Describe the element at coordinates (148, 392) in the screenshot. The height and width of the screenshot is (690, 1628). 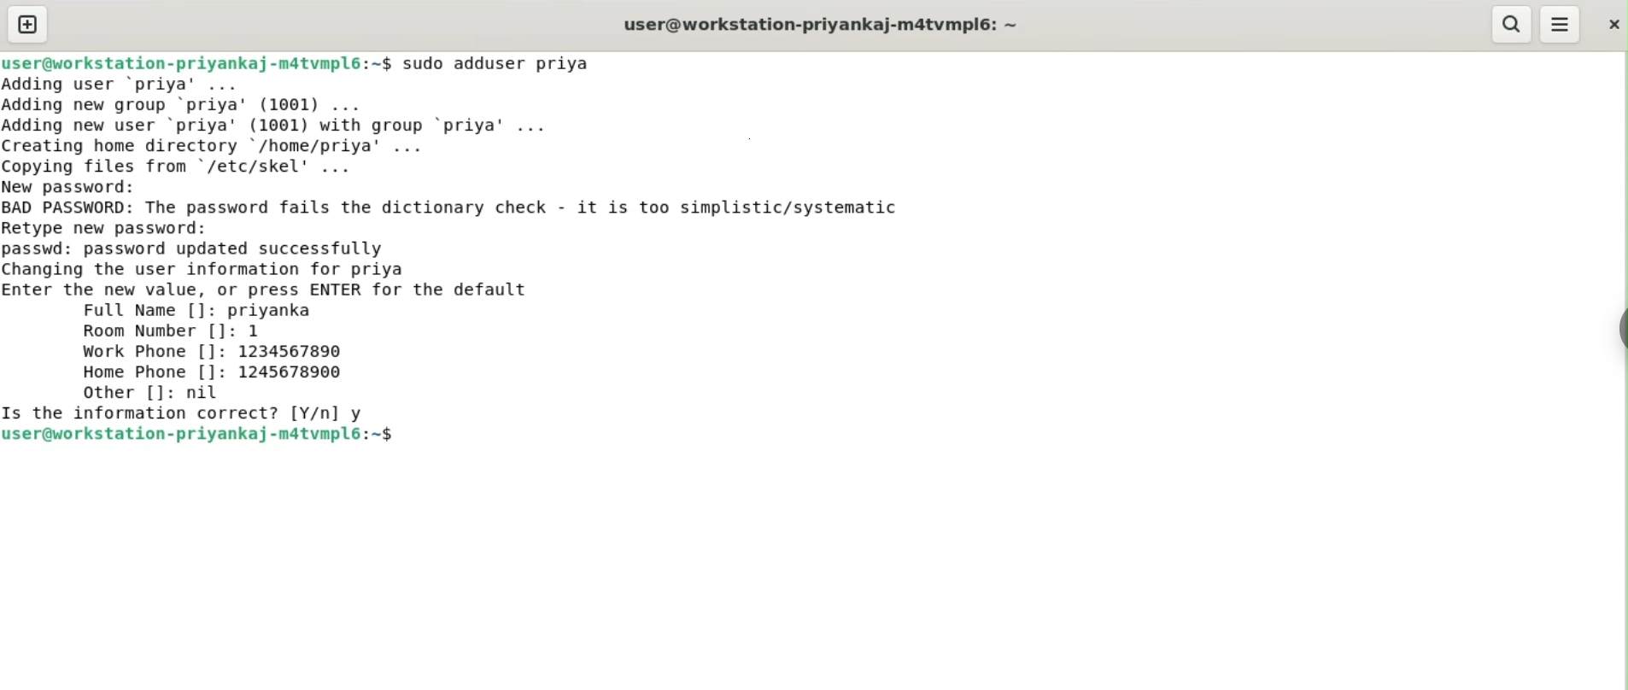
I see `Other [1]: nil` at that location.